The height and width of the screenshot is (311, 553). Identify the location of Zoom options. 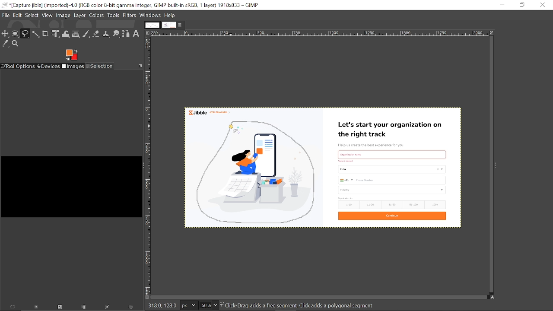
(216, 305).